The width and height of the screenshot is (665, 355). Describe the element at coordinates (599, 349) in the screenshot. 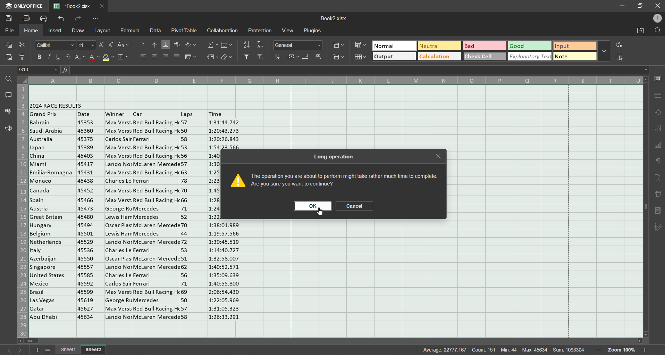

I see `zoom out` at that location.